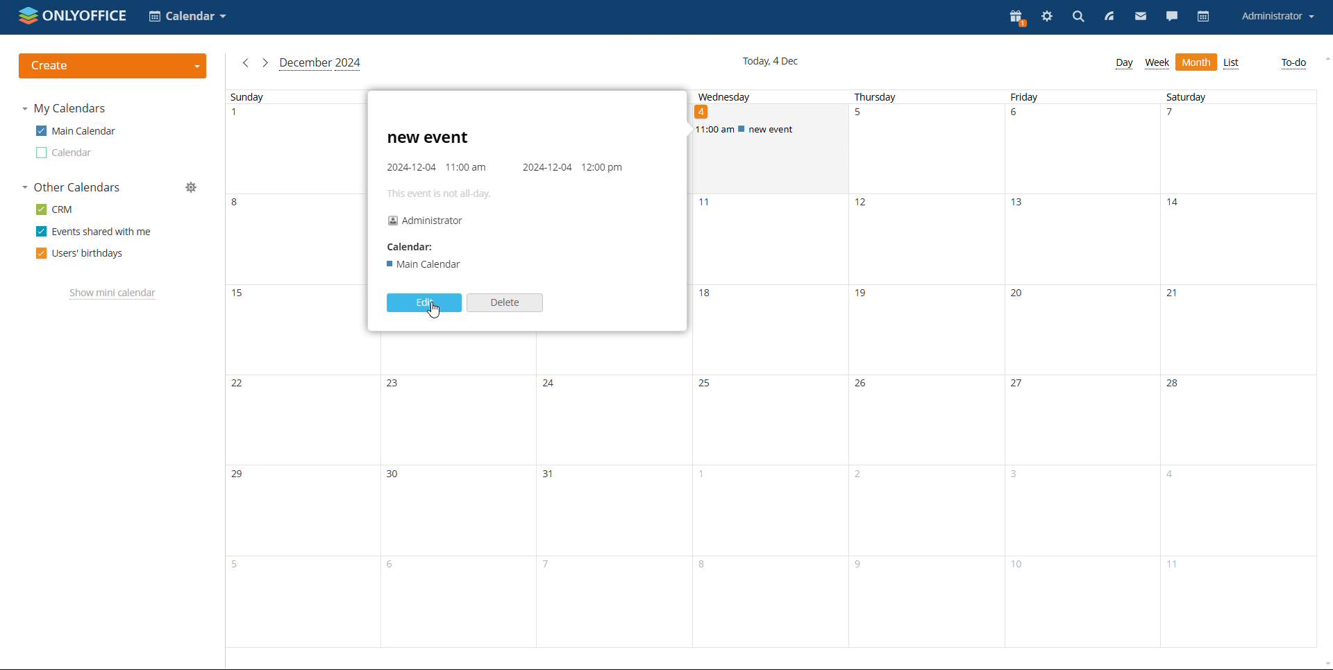 The height and width of the screenshot is (670, 1333). Describe the element at coordinates (73, 16) in the screenshot. I see `logo` at that location.